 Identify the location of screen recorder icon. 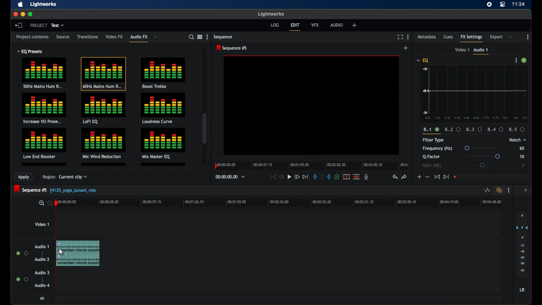
(489, 5).